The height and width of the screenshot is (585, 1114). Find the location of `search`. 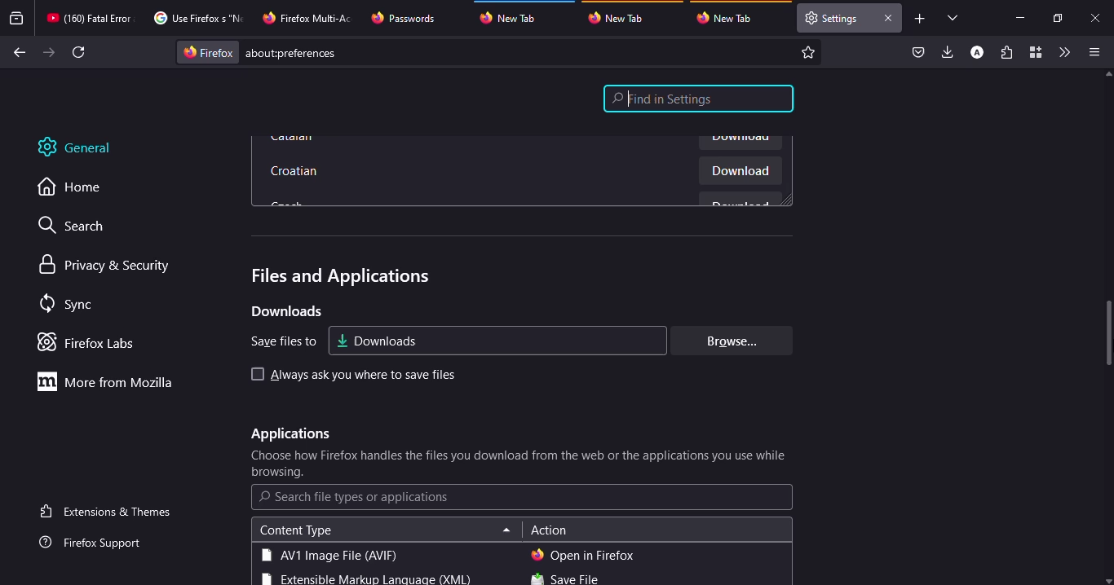

search is located at coordinates (79, 227).